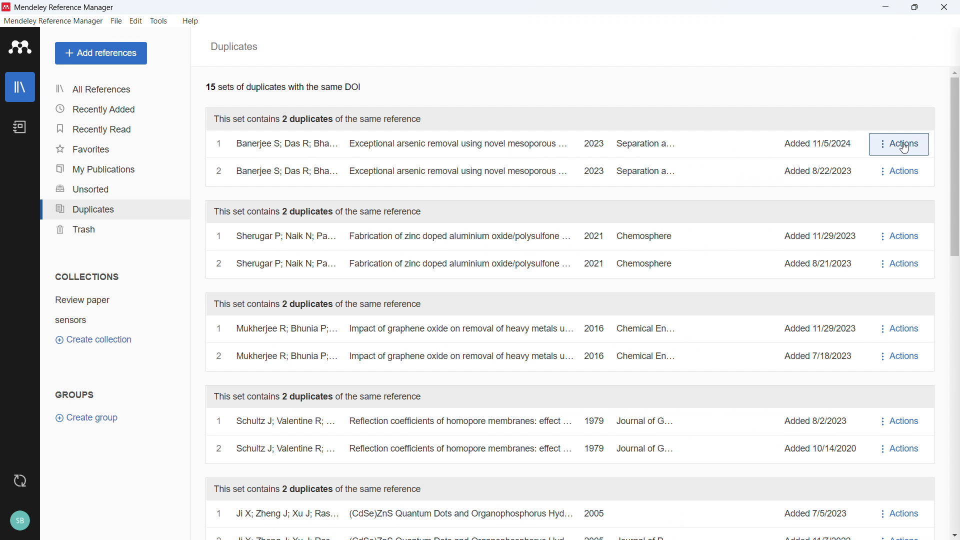 This screenshot has height=540, width=960. What do you see at coordinates (419, 514) in the screenshot?
I see `1 JiX; Zheng J; Xu J; Ras... (CdSe)ZnS Quantum Dots and Organophosphorus Hyd... 2005` at bounding box center [419, 514].